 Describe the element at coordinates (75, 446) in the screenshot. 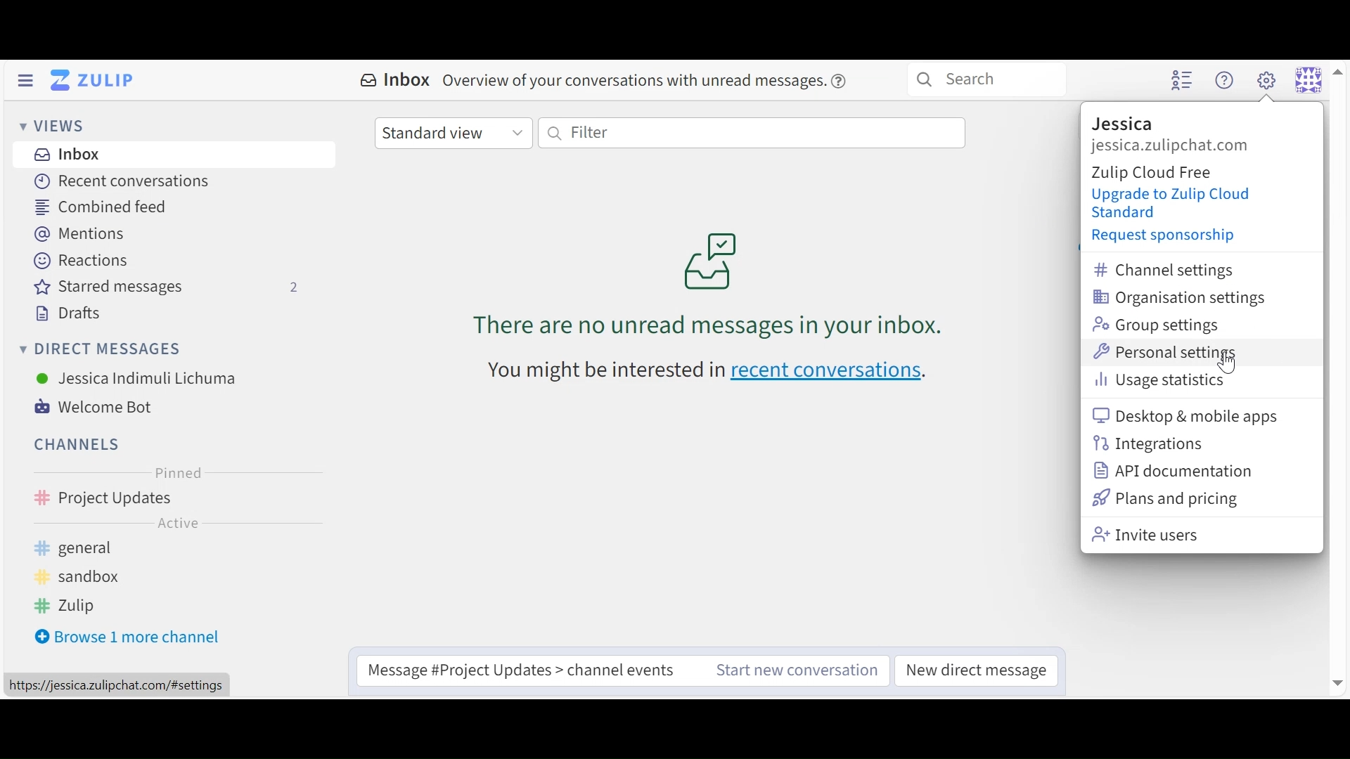

I see `Channels` at that location.